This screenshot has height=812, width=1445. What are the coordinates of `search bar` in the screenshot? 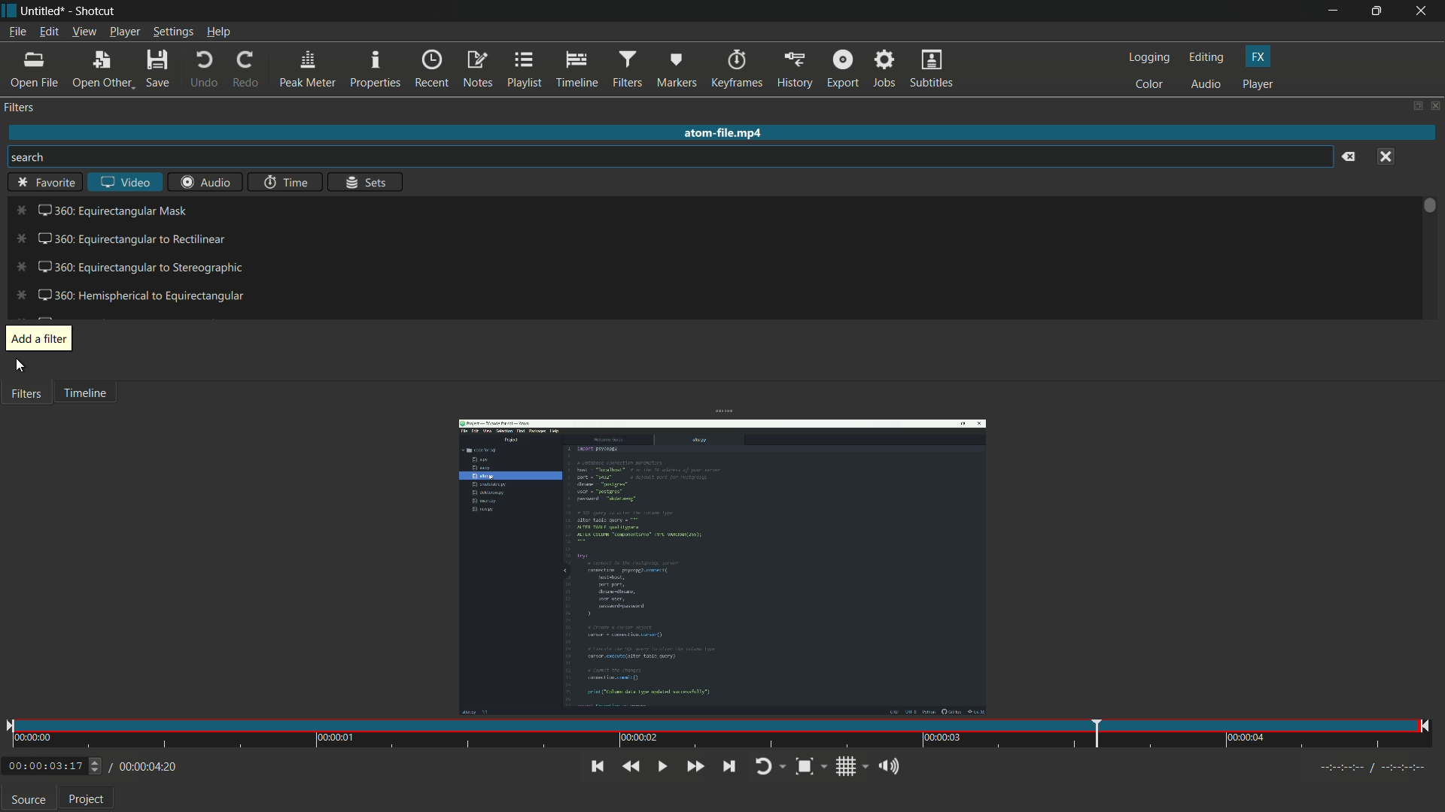 It's located at (671, 157).